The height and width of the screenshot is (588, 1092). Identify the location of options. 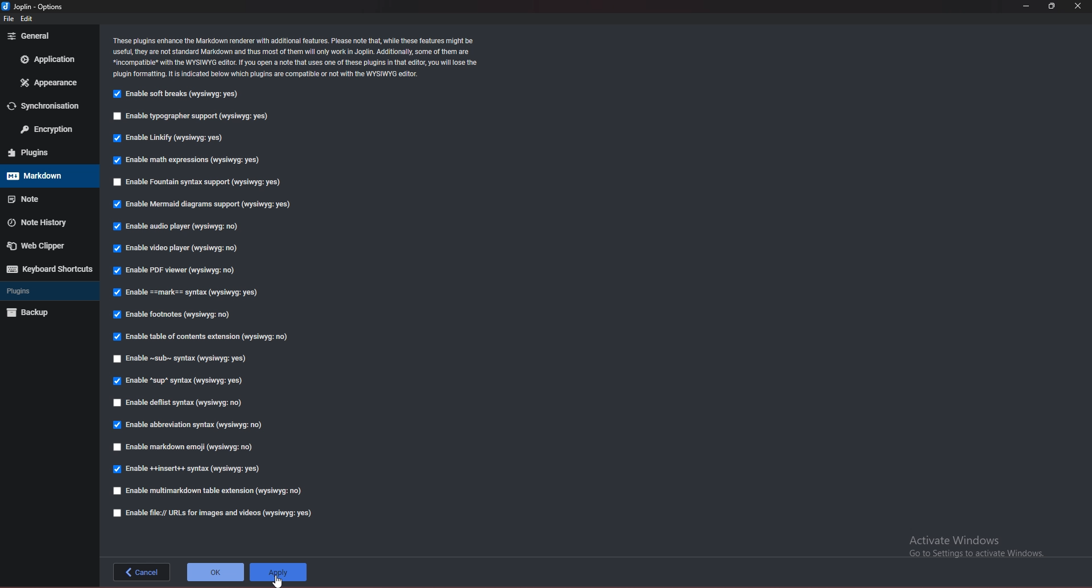
(33, 6).